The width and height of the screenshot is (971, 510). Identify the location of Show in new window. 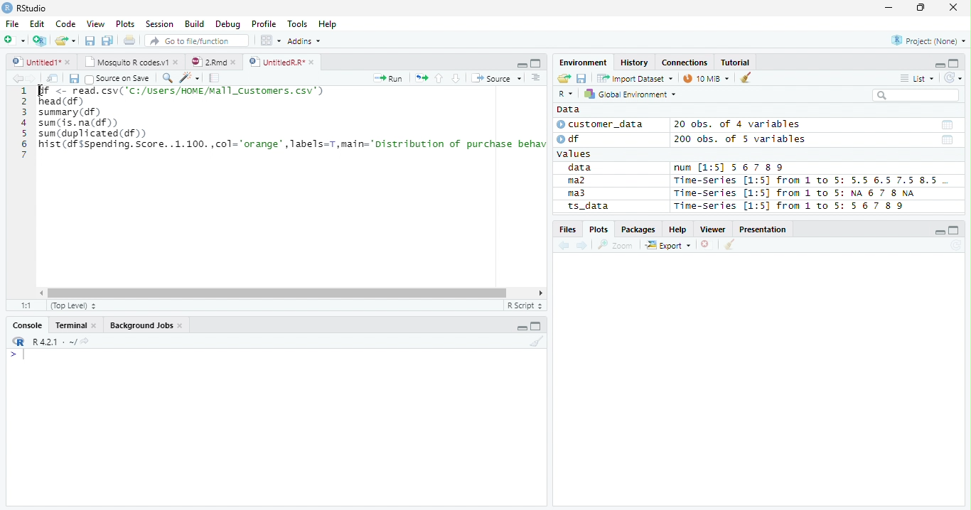
(53, 78).